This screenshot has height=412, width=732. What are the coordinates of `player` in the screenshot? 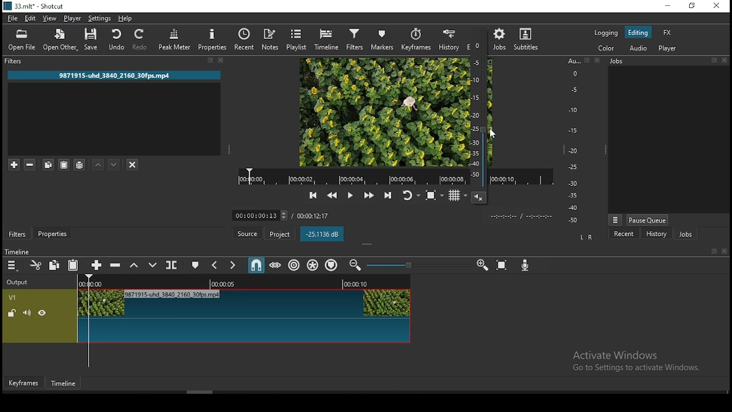 It's located at (73, 18).